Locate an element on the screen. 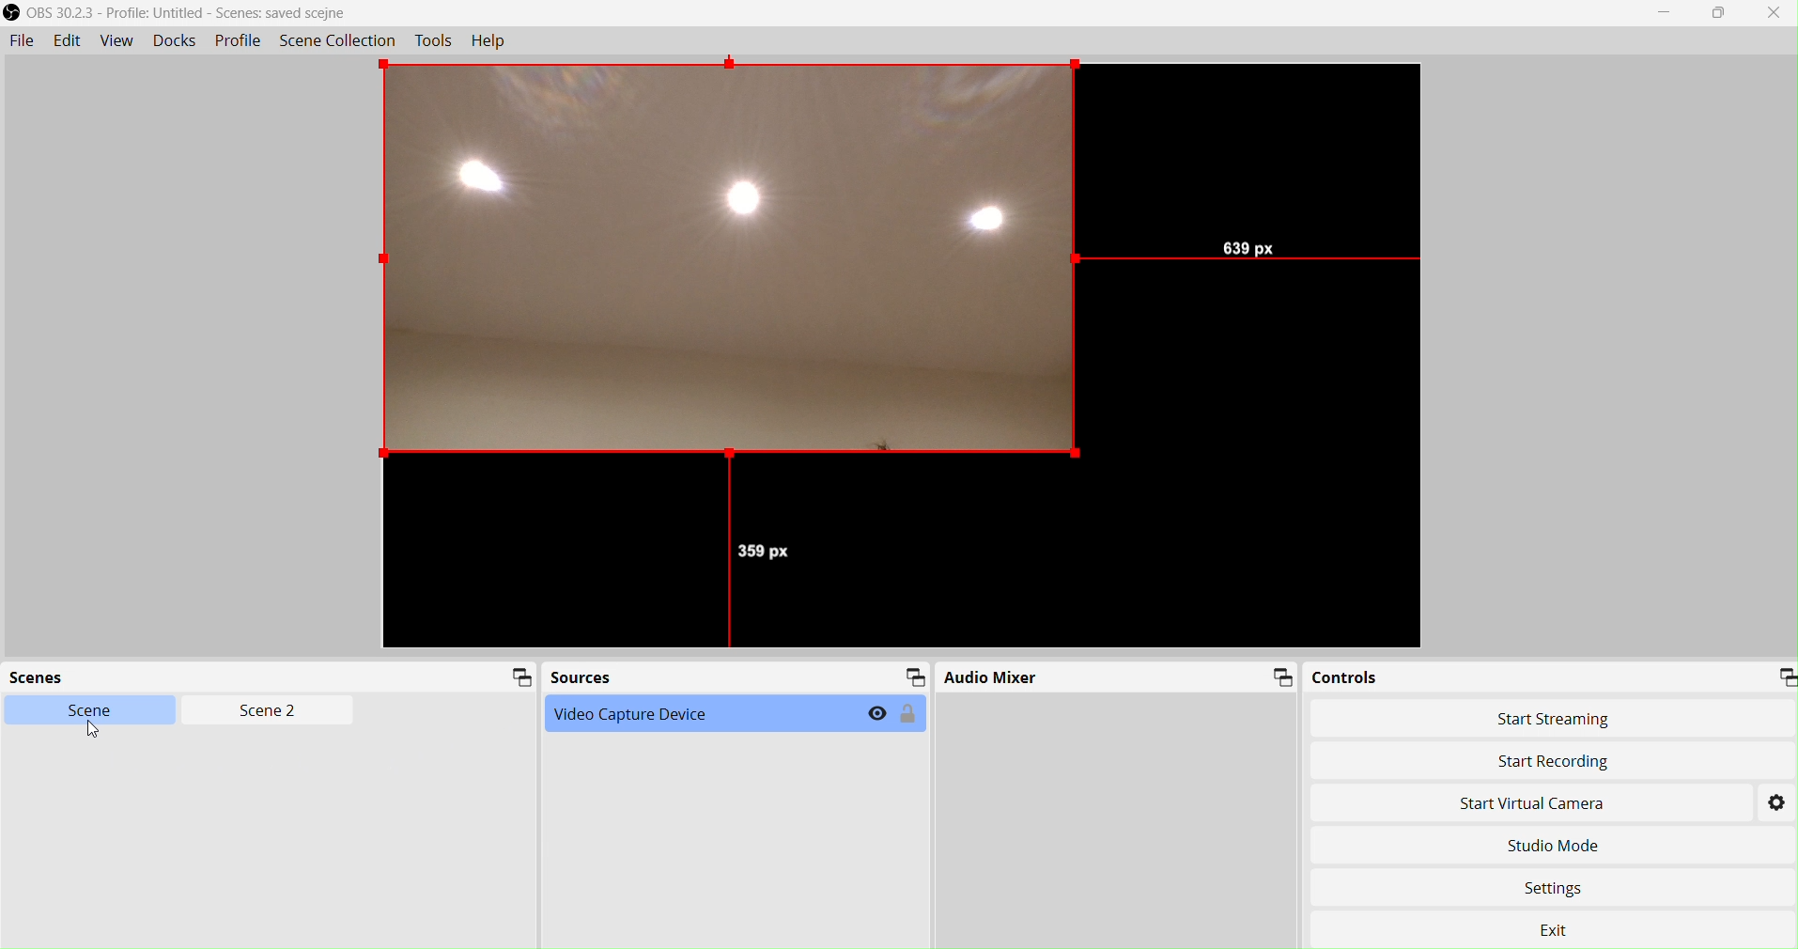 This screenshot has width=1798, height=949. Scen2 is located at coordinates (264, 712).